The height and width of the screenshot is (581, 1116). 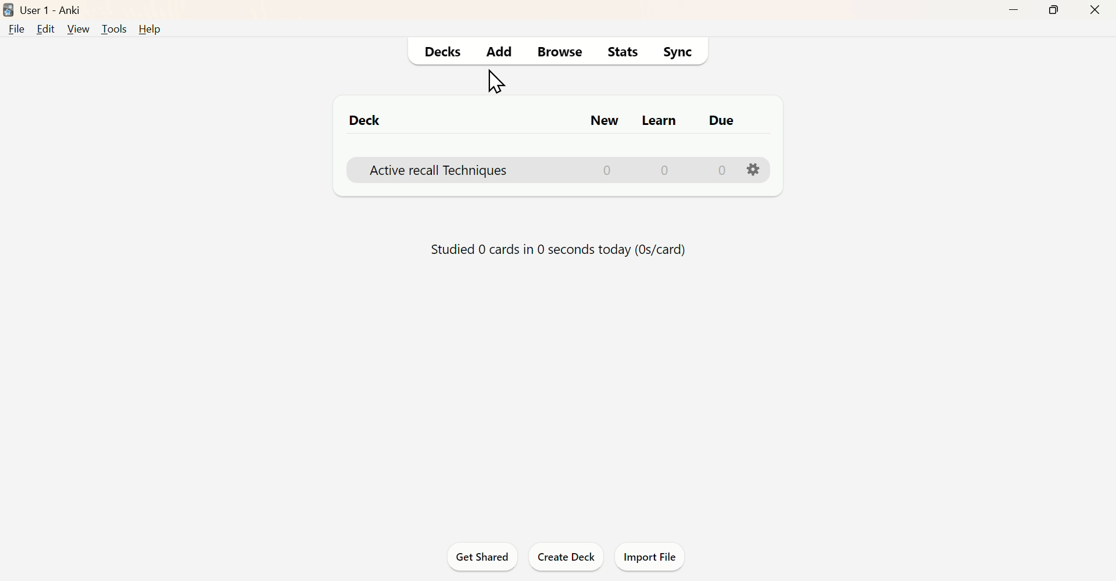 I want to click on Due, so click(x=721, y=121).